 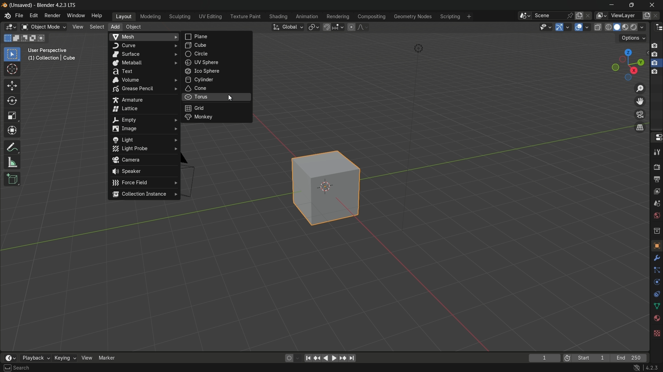 I want to click on cube, so click(x=218, y=45).